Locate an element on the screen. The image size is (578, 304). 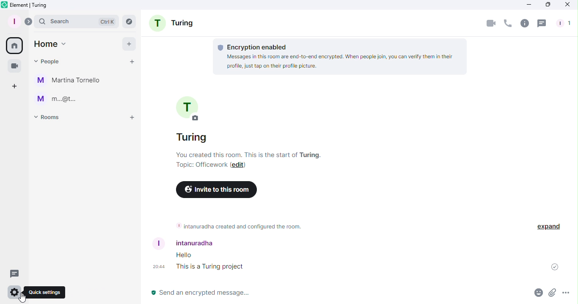
Create a space is located at coordinates (15, 85).